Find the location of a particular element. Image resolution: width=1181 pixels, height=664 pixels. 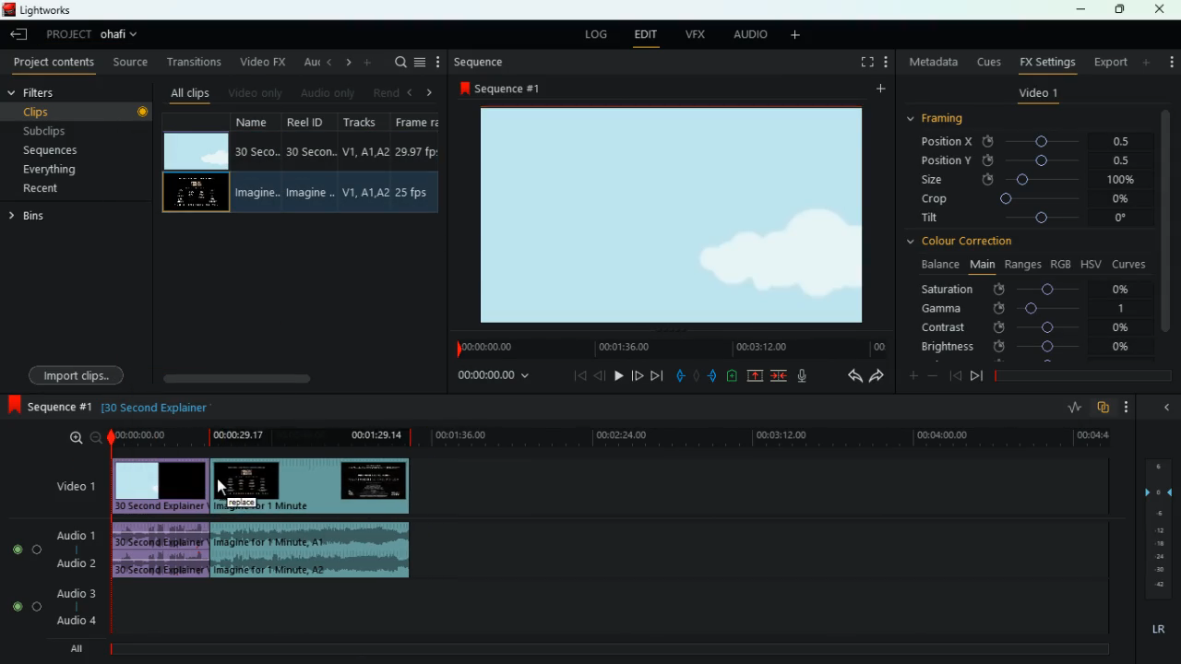

sequence is located at coordinates (51, 408).